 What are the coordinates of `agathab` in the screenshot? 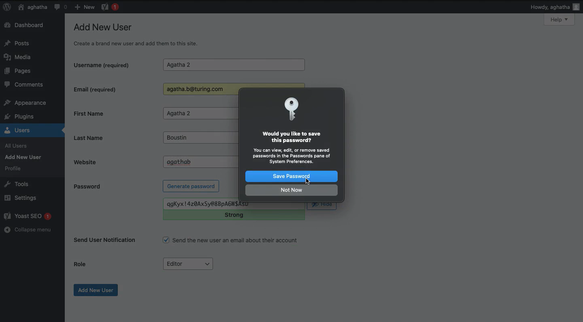 It's located at (201, 161).